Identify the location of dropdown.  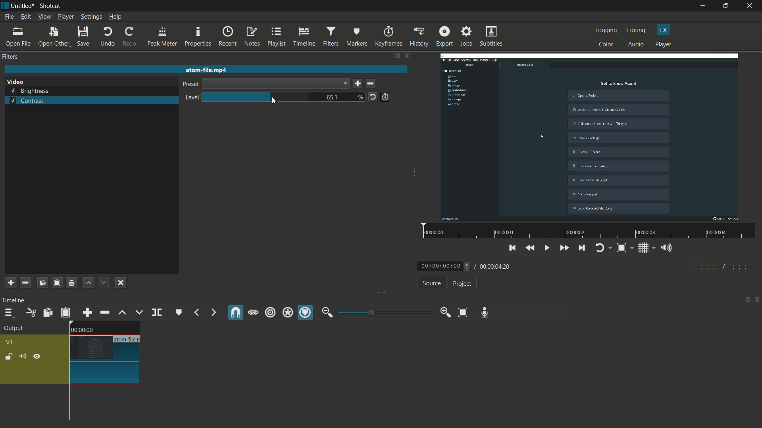
(275, 84).